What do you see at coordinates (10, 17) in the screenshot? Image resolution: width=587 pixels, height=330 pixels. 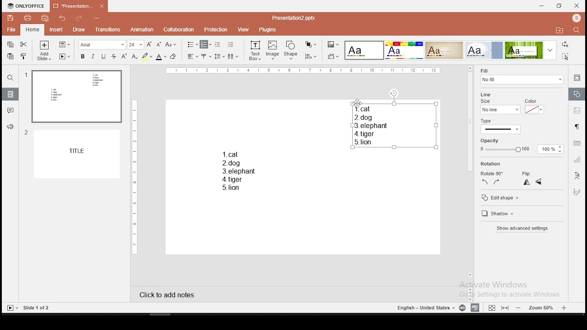 I see `save` at bounding box center [10, 17].